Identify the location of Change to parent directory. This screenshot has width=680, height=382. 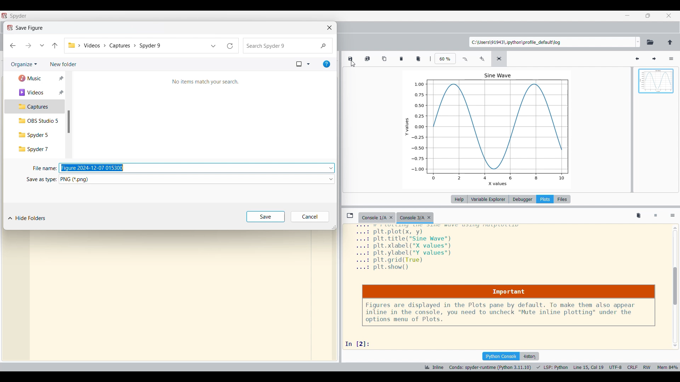
(670, 42).